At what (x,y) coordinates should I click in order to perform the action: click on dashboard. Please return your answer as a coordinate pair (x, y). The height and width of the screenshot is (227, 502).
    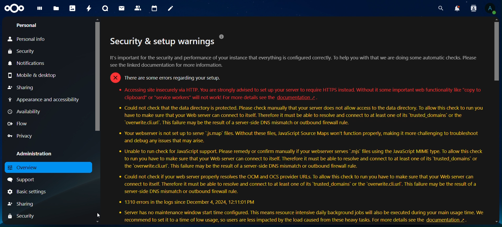
    Looking at the image, I should click on (40, 10).